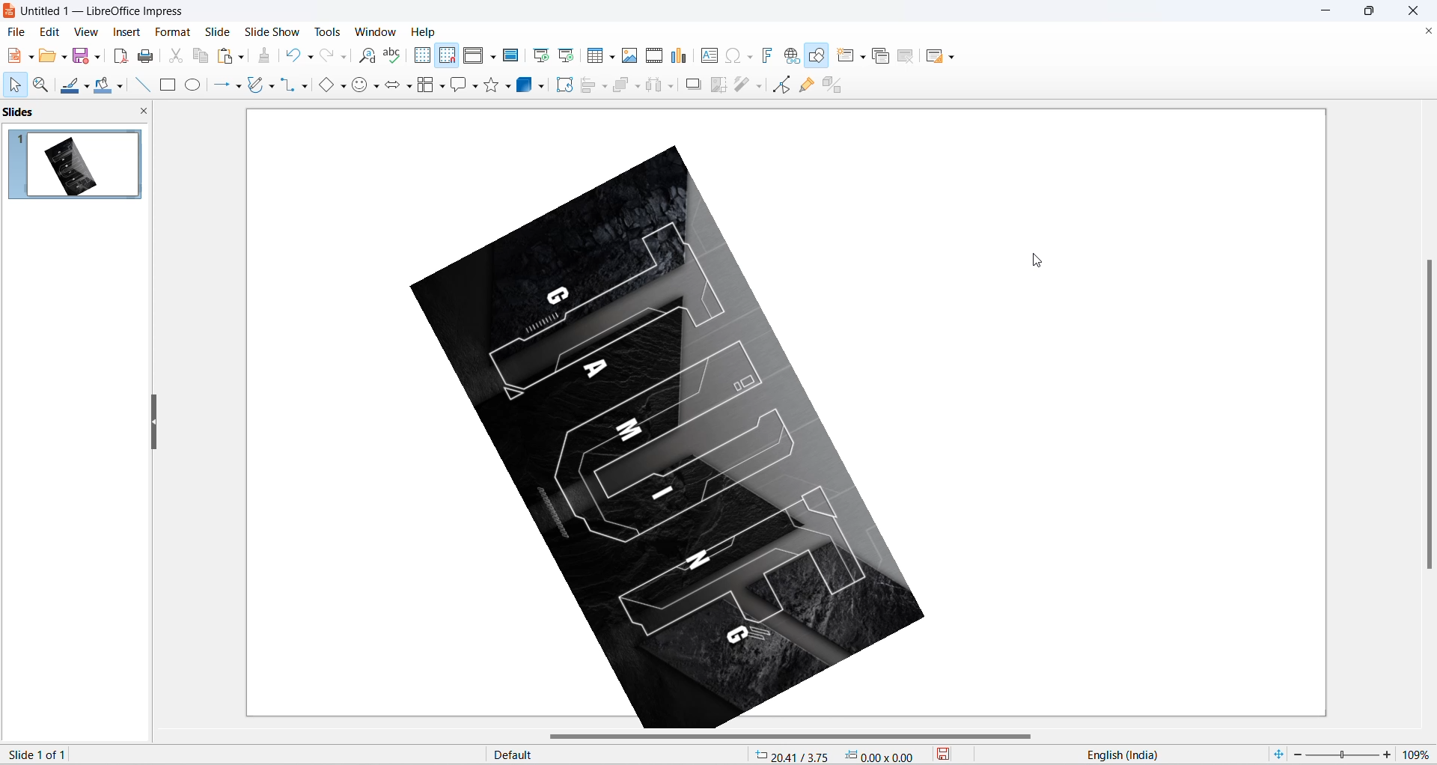  Describe the element at coordinates (810, 85) in the screenshot. I see `show gluepoint functions` at that location.